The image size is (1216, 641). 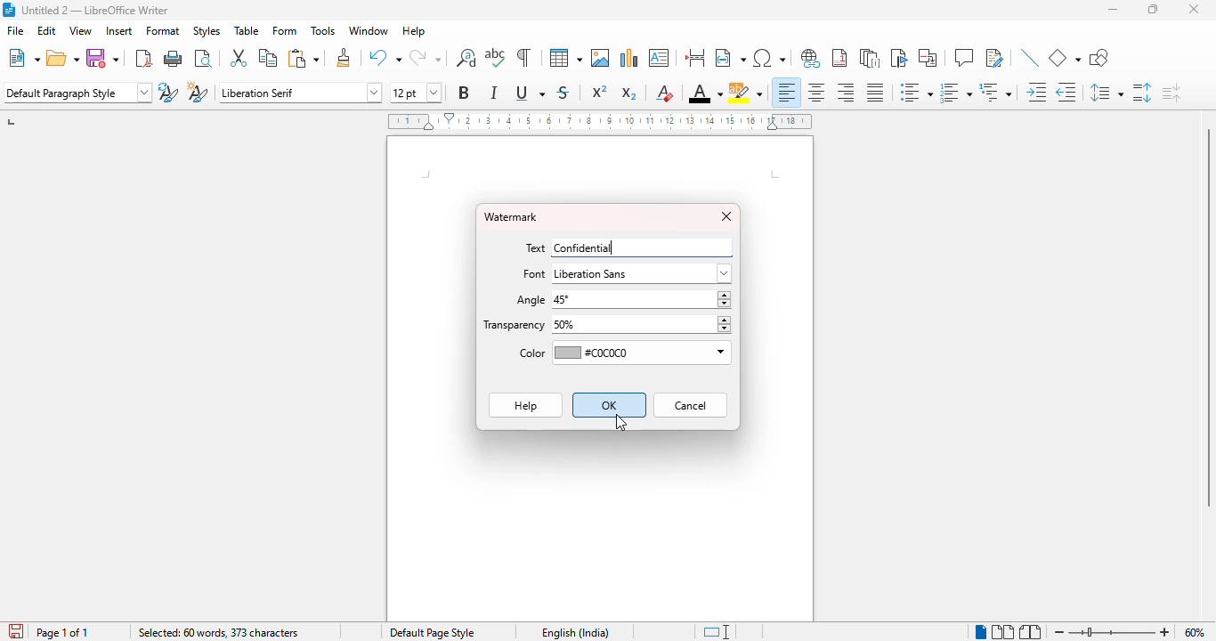 I want to click on logo, so click(x=8, y=9).